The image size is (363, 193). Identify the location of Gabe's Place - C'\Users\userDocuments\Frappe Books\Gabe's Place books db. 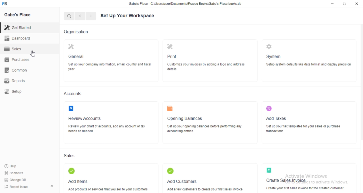
(186, 4).